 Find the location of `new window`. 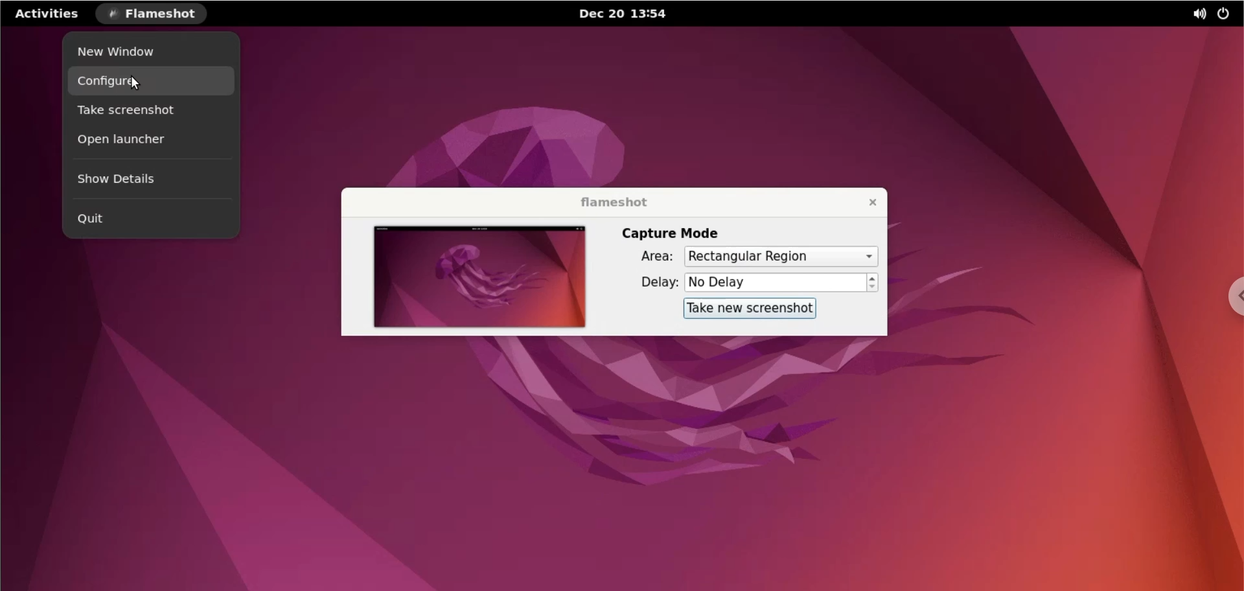

new window is located at coordinates (152, 52).